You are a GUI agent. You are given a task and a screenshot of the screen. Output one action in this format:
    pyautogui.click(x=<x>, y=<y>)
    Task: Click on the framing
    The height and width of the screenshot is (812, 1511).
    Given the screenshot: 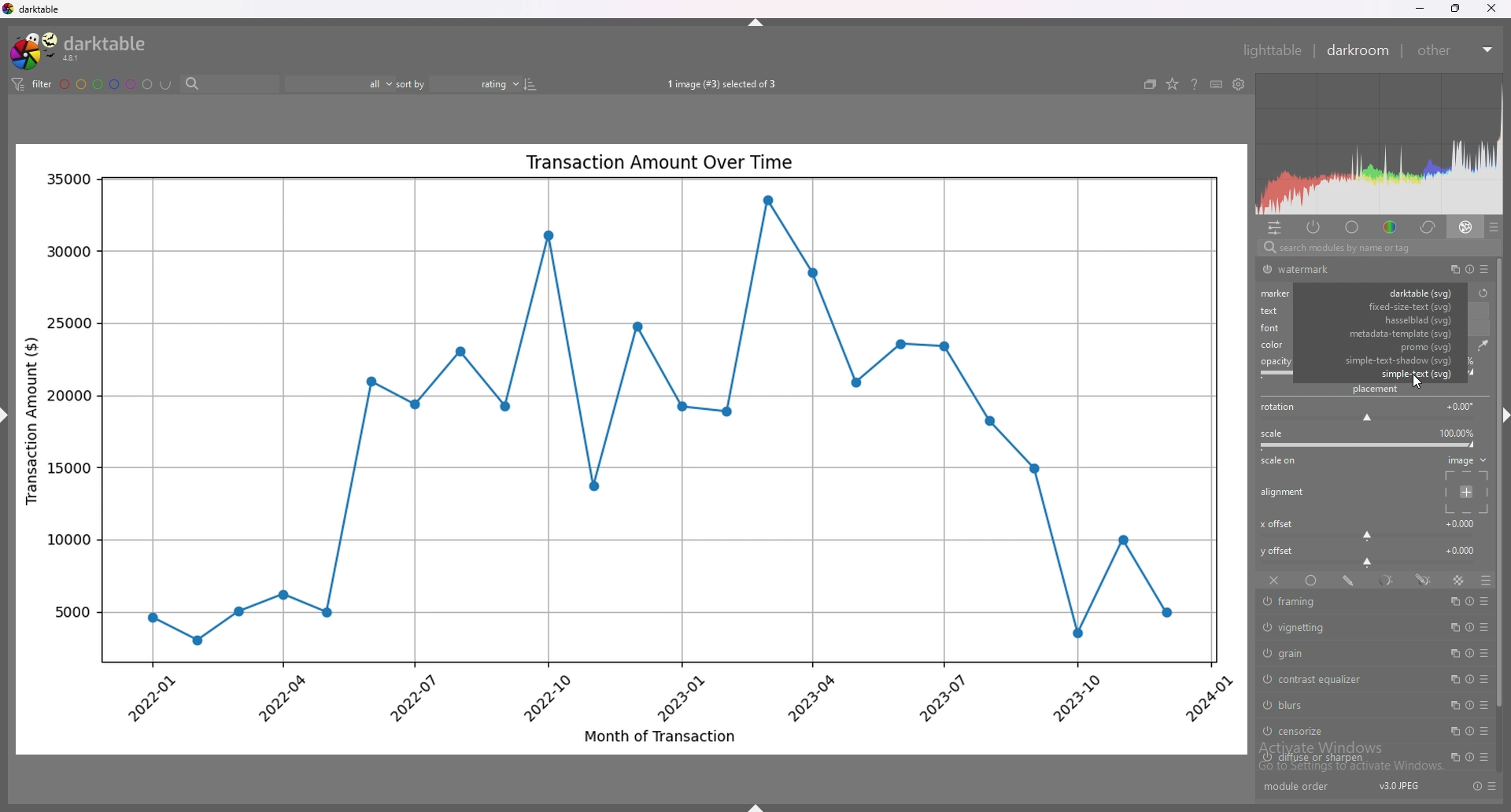 What is the action you would take?
    pyautogui.click(x=1346, y=602)
    